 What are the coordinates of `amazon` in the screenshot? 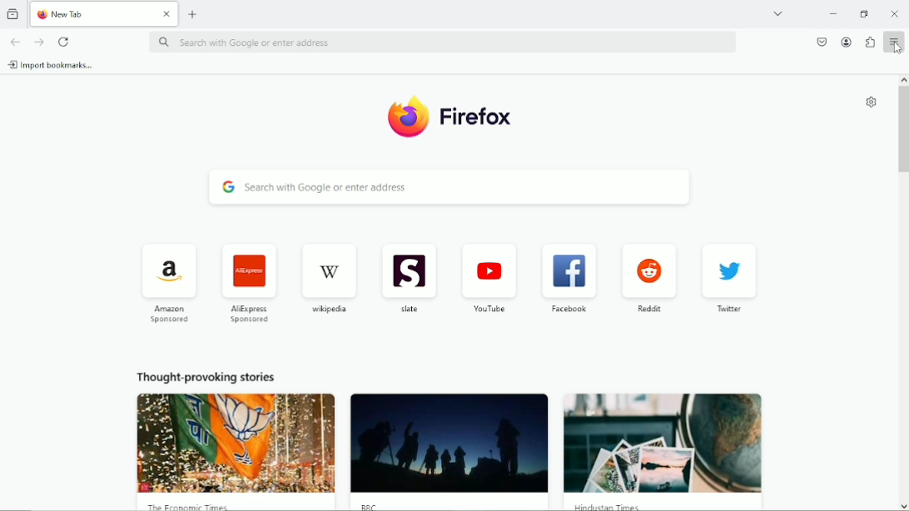 It's located at (167, 264).